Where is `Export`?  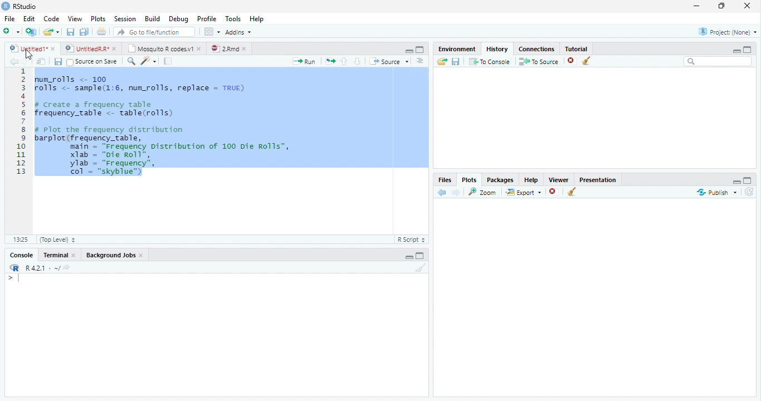
Export is located at coordinates (523, 193).